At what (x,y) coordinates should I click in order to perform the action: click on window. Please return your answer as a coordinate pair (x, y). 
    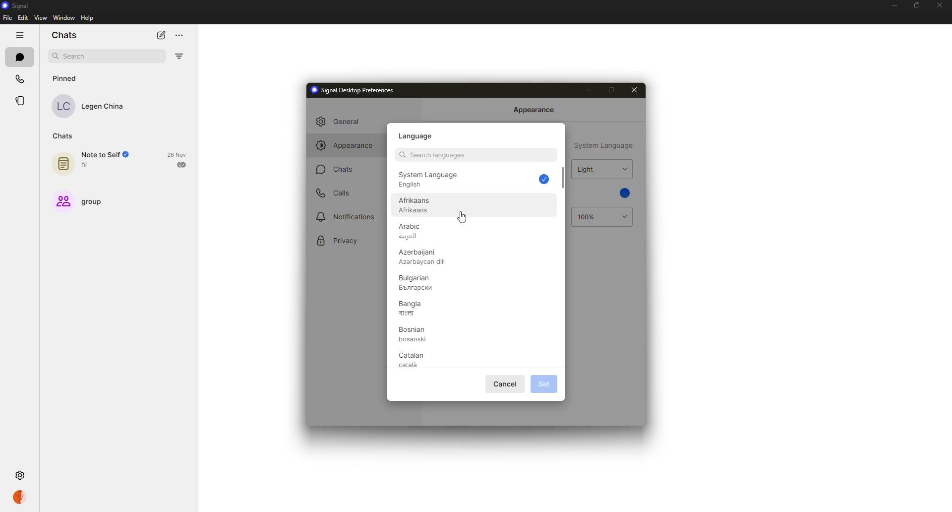
    Looking at the image, I should click on (63, 18).